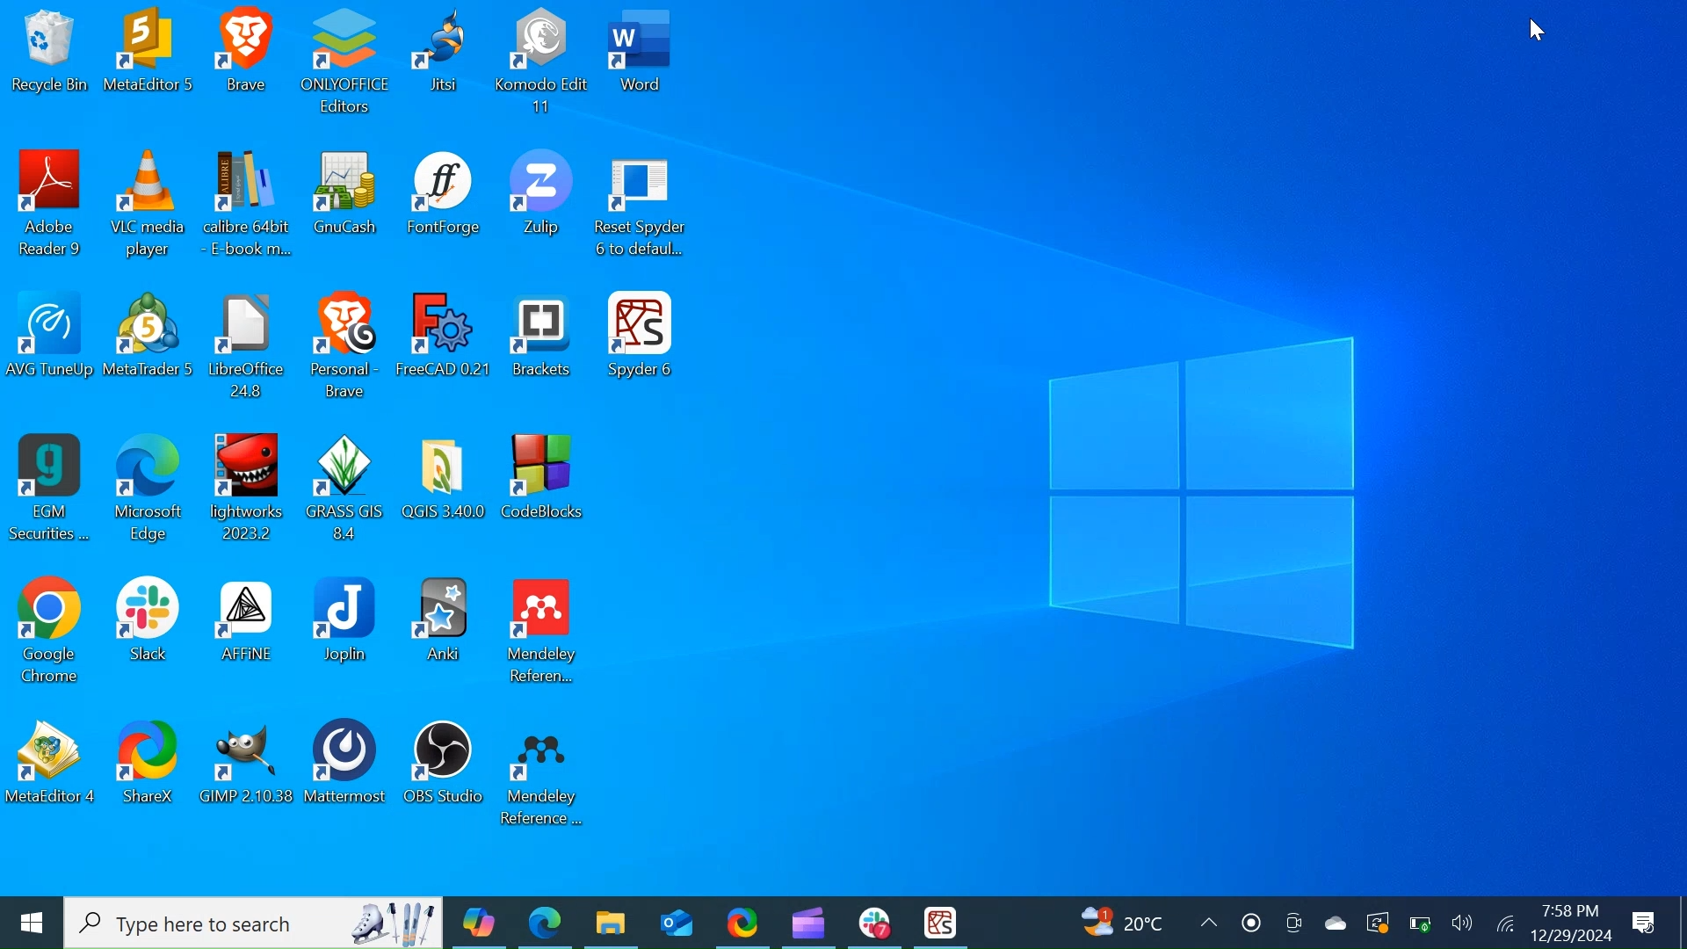 Image resolution: width=1687 pixels, height=949 pixels. What do you see at coordinates (1507, 924) in the screenshot?
I see `Internet Connectivity` at bounding box center [1507, 924].